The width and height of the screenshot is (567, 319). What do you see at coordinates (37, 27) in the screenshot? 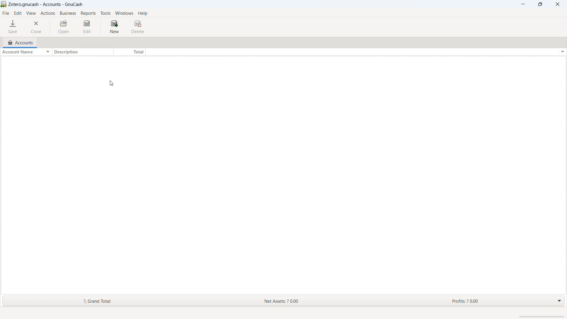
I see `close` at bounding box center [37, 27].